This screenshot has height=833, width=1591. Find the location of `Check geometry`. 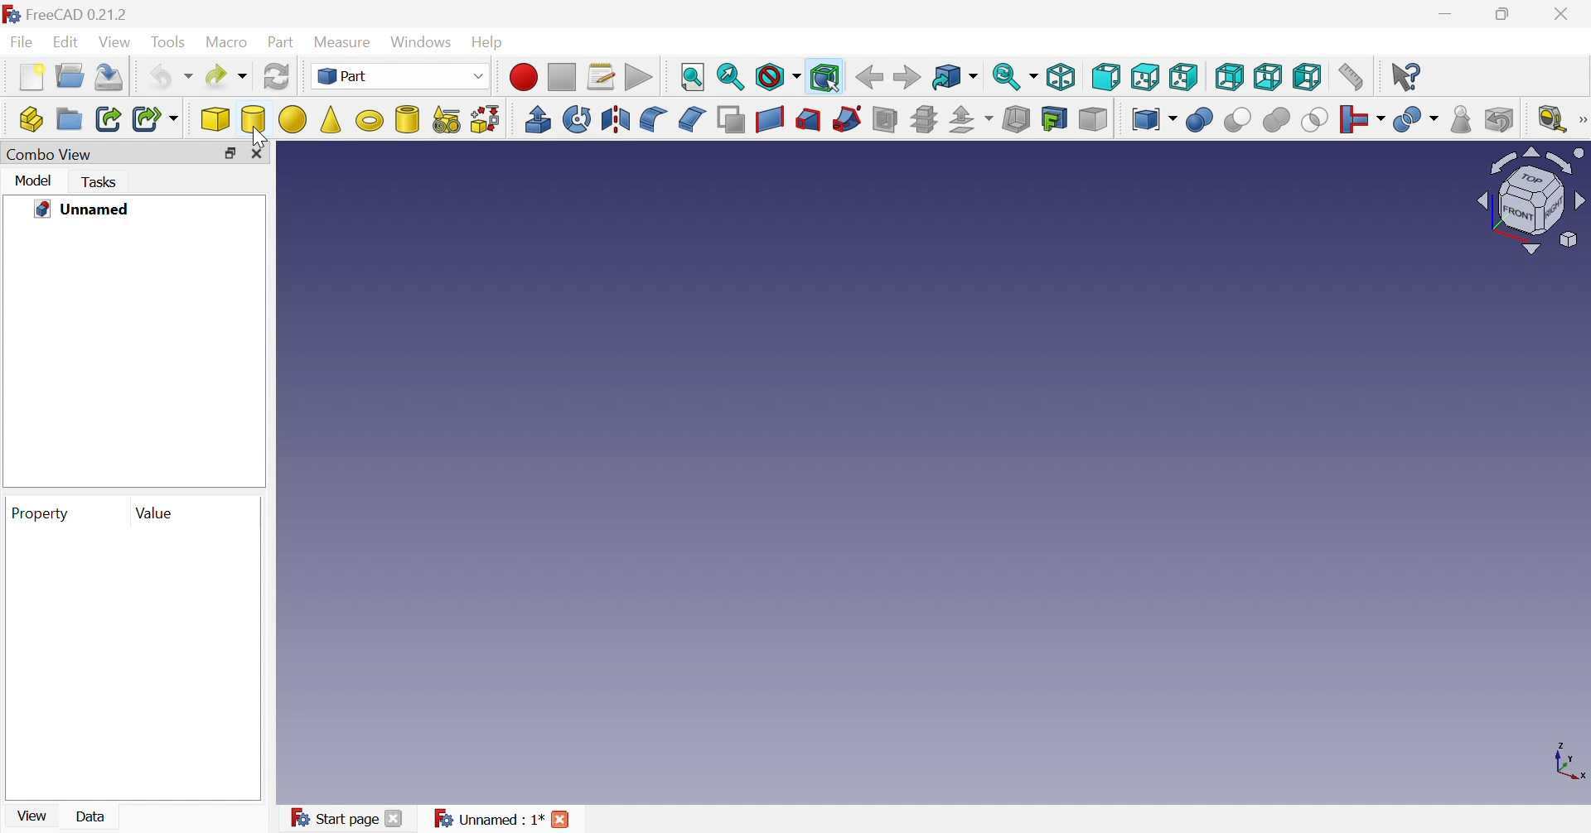

Check geometry is located at coordinates (1461, 119).